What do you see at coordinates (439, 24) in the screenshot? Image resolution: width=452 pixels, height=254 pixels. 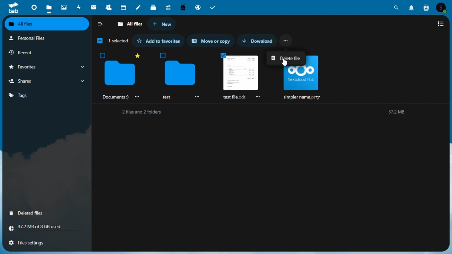 I see `Switch to list view` at bounding box center [439, 24].